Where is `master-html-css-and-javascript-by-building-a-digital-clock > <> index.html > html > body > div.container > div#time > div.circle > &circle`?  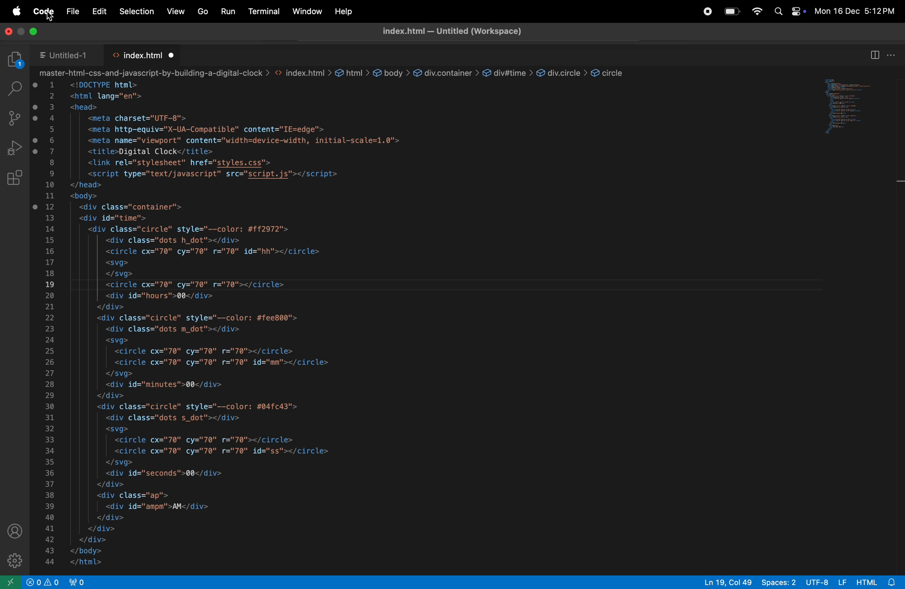
master-html-css-and-javascript-by-building-a-digital-clock > <> index.html > html > body > div.container > div#time > div.circle > &circle is located at coordinates (336, 72).